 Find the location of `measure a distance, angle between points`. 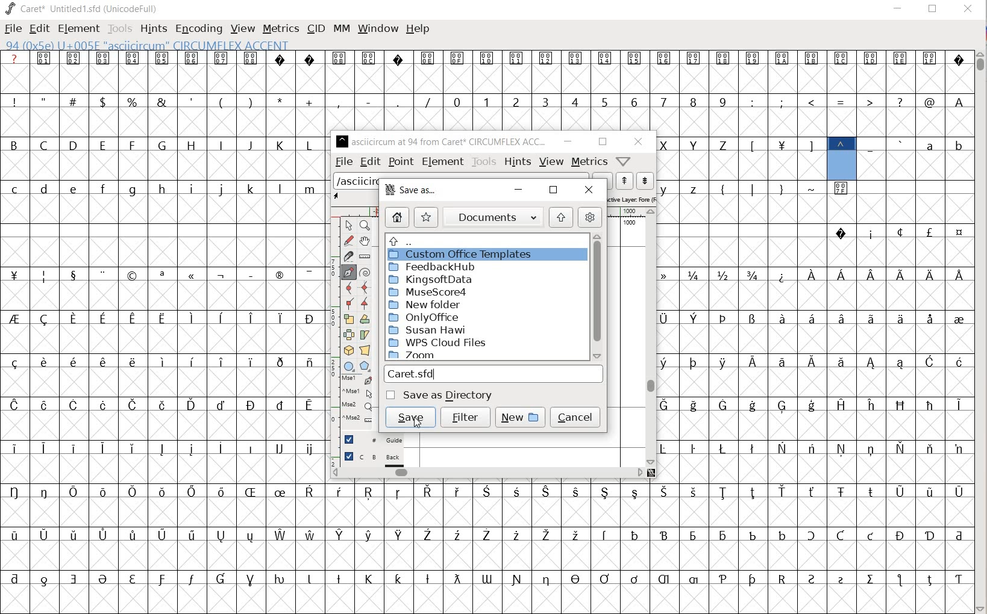

measure a distance, angle between points is located at coordinates (366, 256).